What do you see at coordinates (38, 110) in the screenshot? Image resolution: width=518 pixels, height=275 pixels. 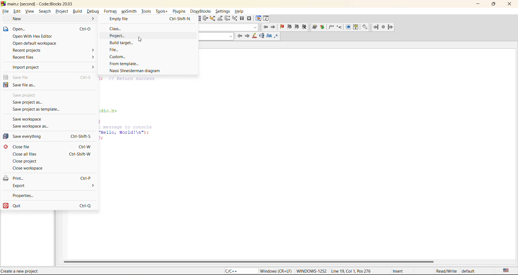 I see `save project as template` at bounding box center [38, 110].